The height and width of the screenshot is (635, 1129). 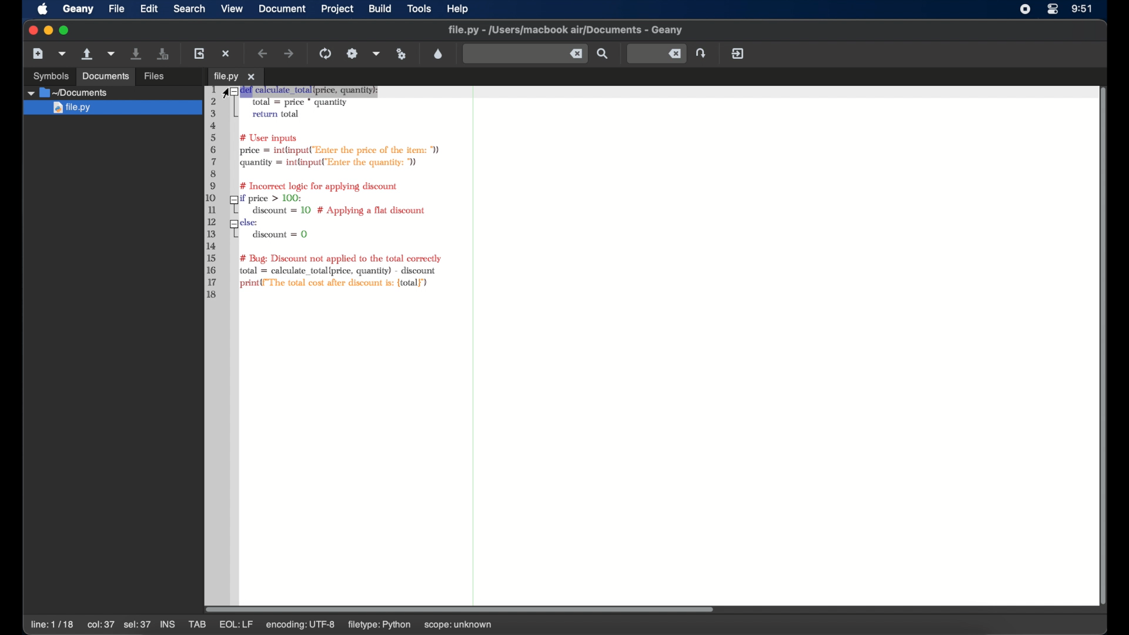 What do you see at coordinates (1026, 9) in the screenshot?
I see `screen recorder icon` at bounding box center [1026, 9].